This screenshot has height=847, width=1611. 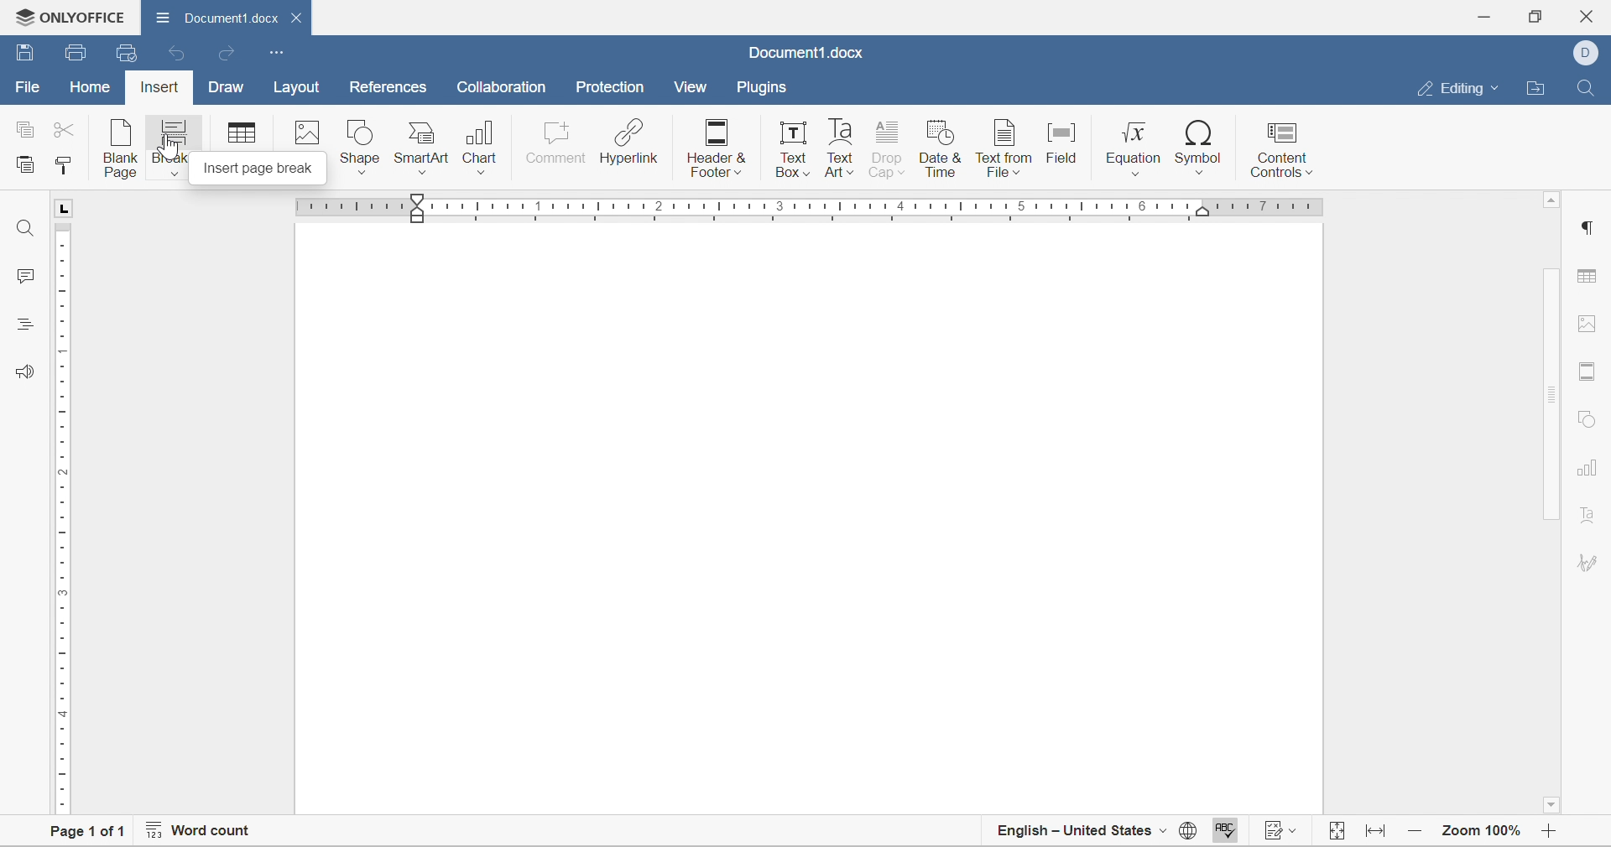 I want to click on Customize Quick Access Toolbar, so click(x=276, y=52).